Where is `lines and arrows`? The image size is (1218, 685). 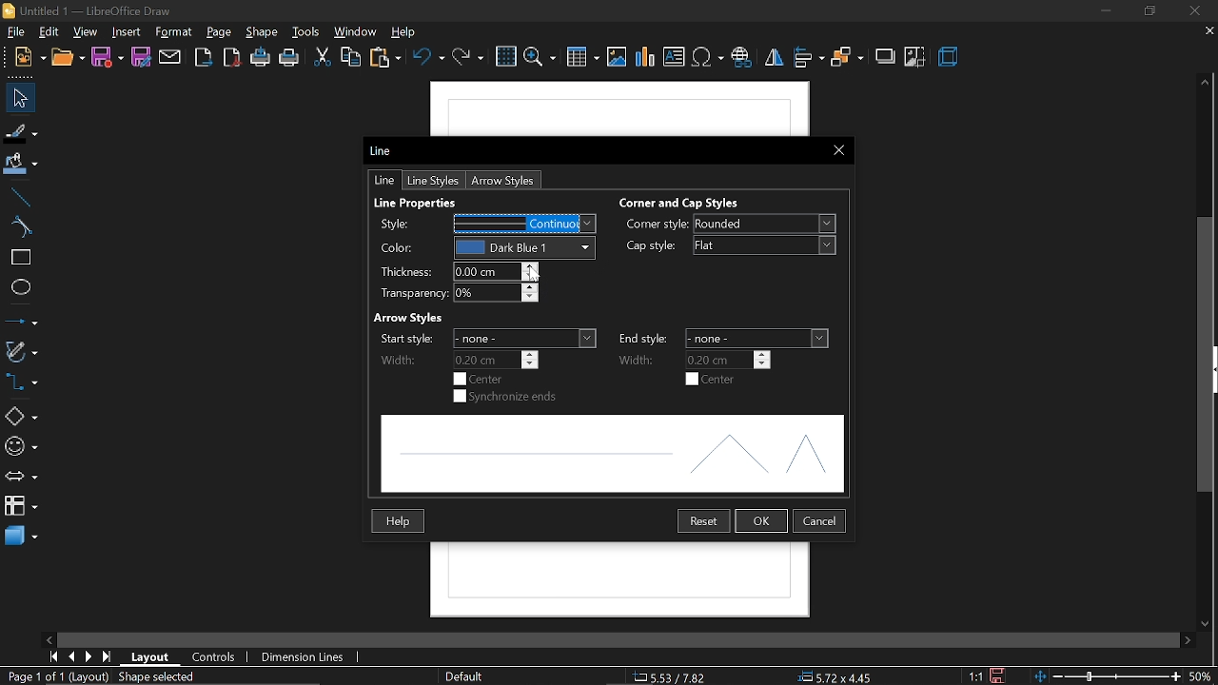 lines and arrows is located at coordinates (21, 321).